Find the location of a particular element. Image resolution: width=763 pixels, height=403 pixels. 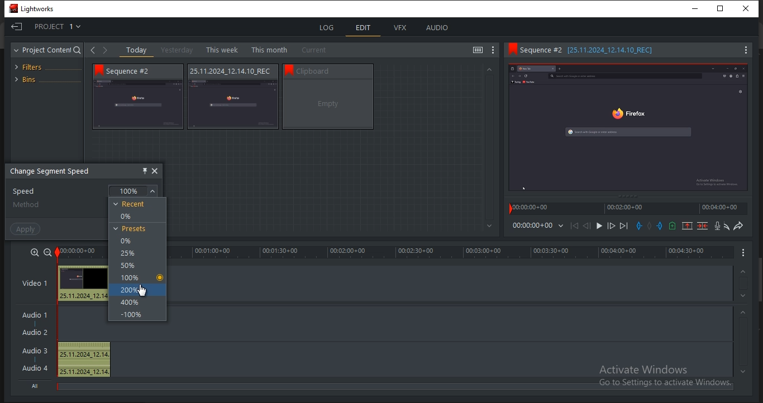

timeline is located at coordinates (82, 253).